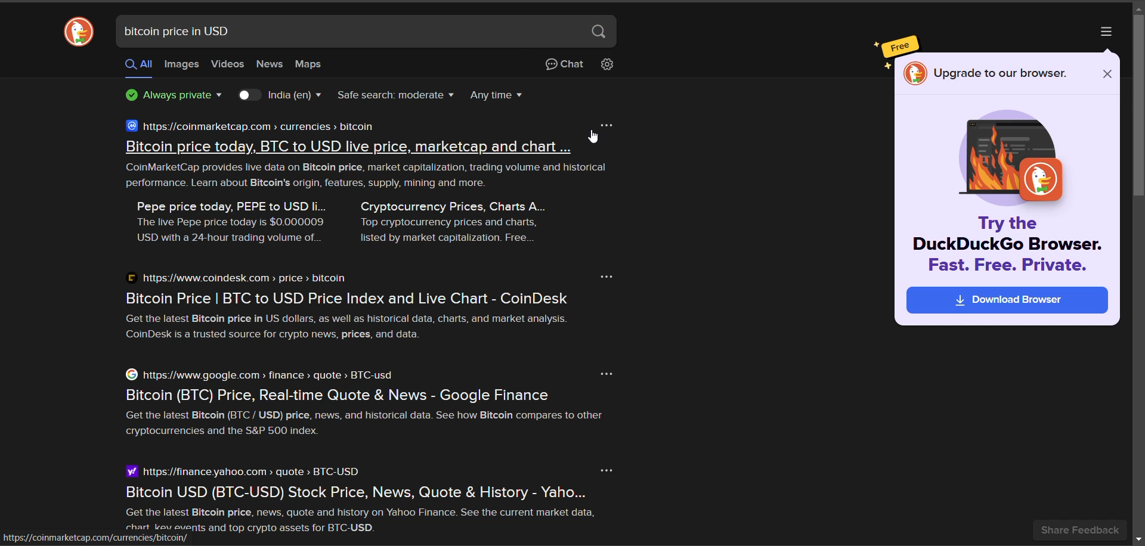 The width and height of the screenshot is (1145, 546). I want to click on search button, so click(599, 31).